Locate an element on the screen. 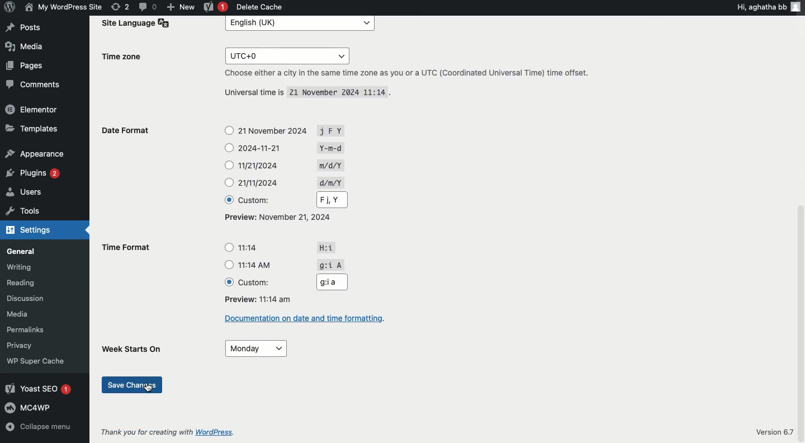  Revision is located at coordinates (120, 7).